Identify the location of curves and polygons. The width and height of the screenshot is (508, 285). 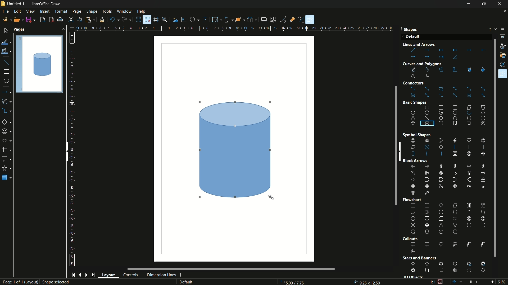
(421, 72).